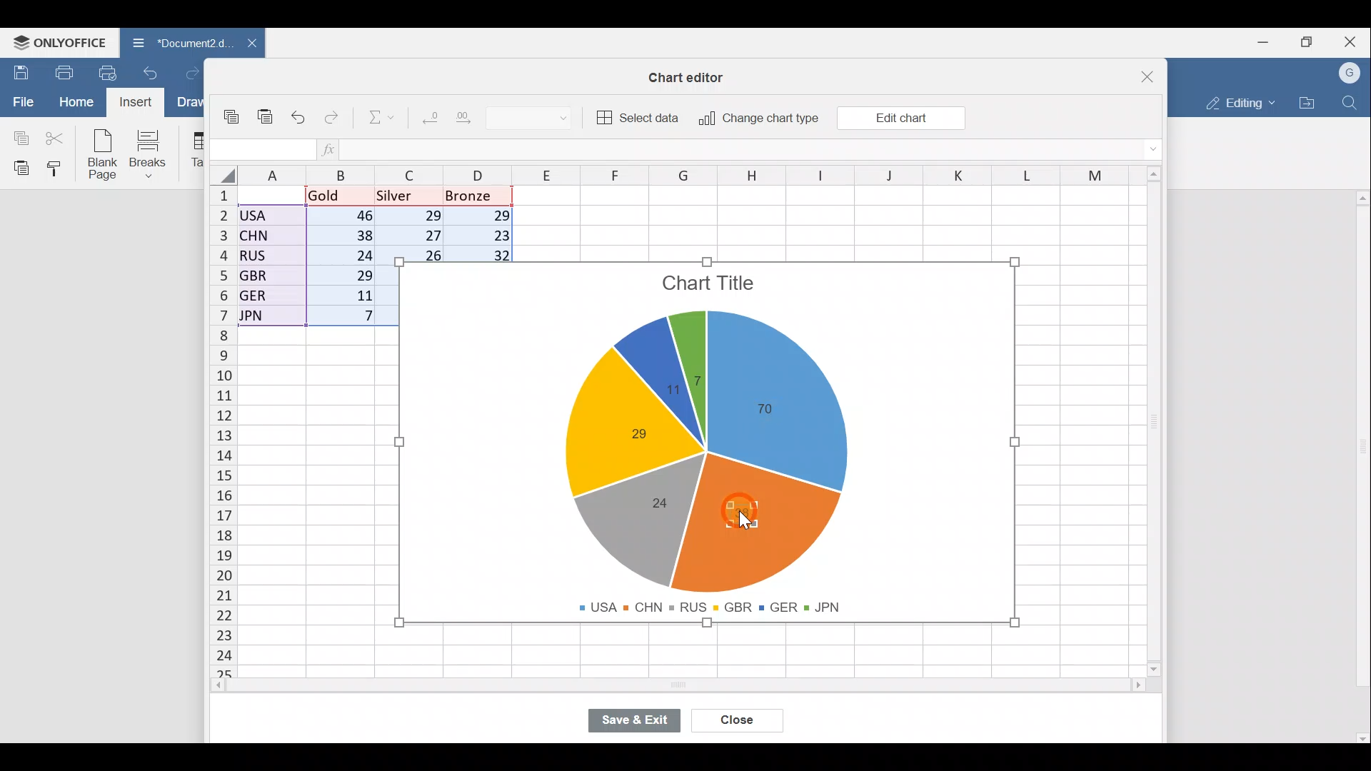 Image resolution: width=1371 pixels, height=771 pixels. Describe the element at coordinates (194, 104) in the screenshot. I see `Draw` at that location.